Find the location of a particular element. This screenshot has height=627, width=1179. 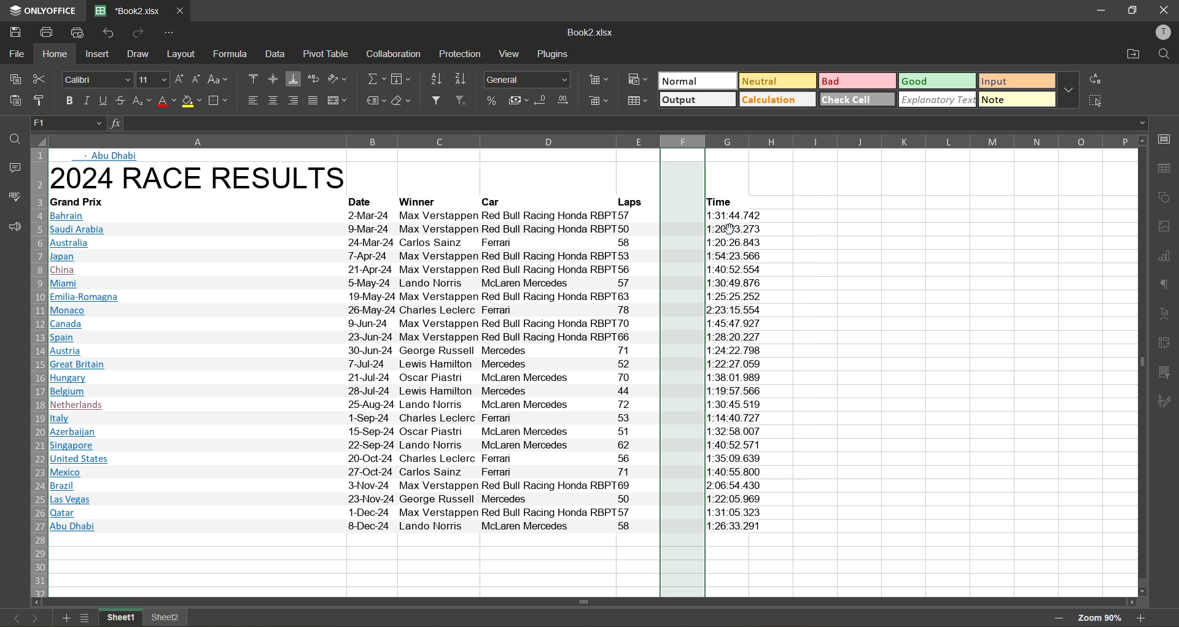

vertical scrollbar is located at coordinates (1142, 362).